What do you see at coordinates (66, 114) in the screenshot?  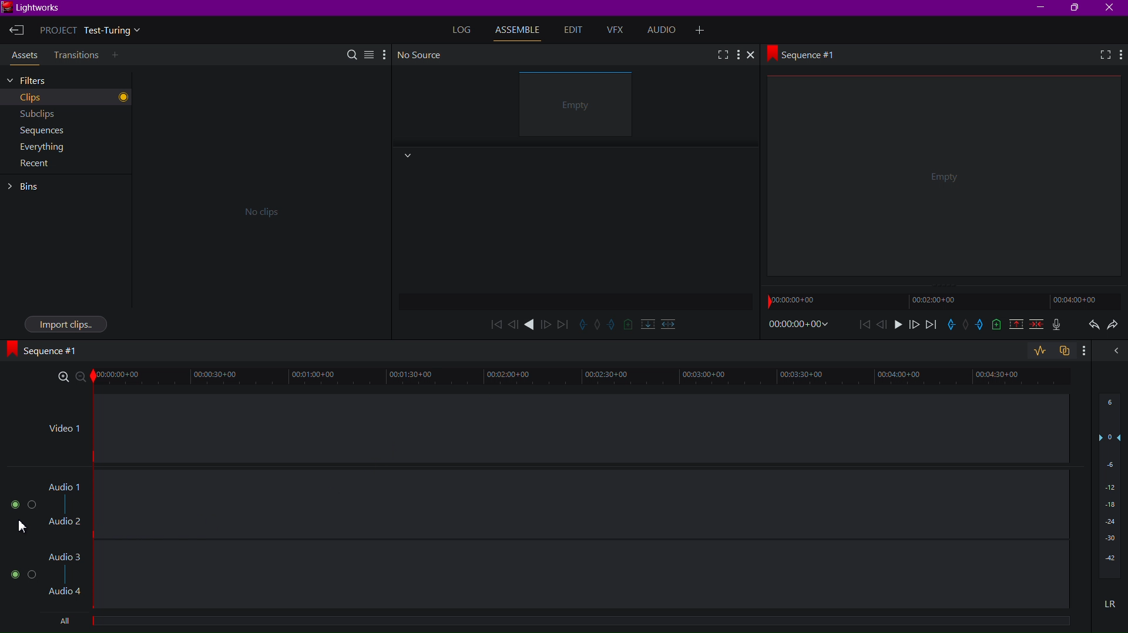 I see `Subclips` at bounding box center [66, 114].